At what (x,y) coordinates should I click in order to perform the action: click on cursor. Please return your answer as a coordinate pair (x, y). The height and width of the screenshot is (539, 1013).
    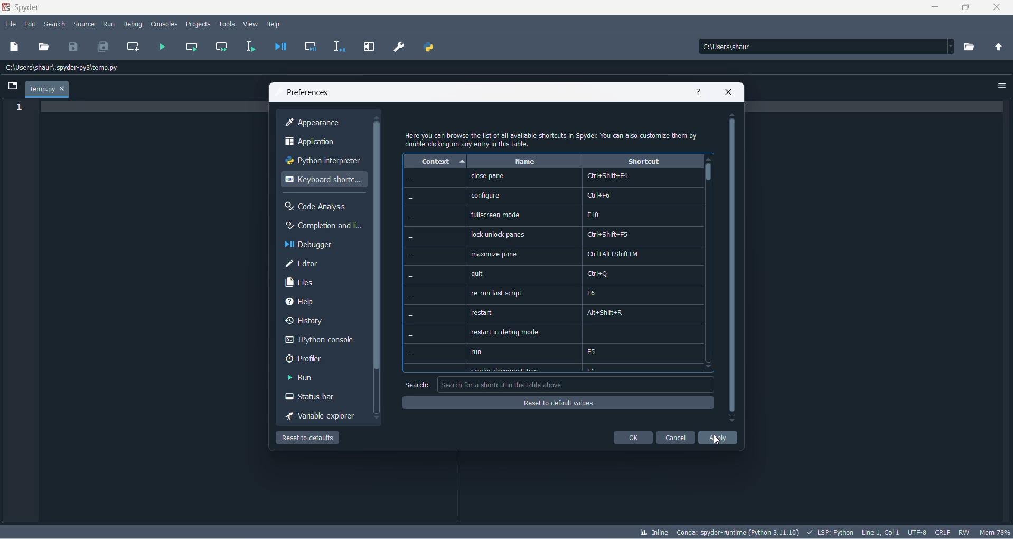
    Looking at the image, I should click on (719, 441).